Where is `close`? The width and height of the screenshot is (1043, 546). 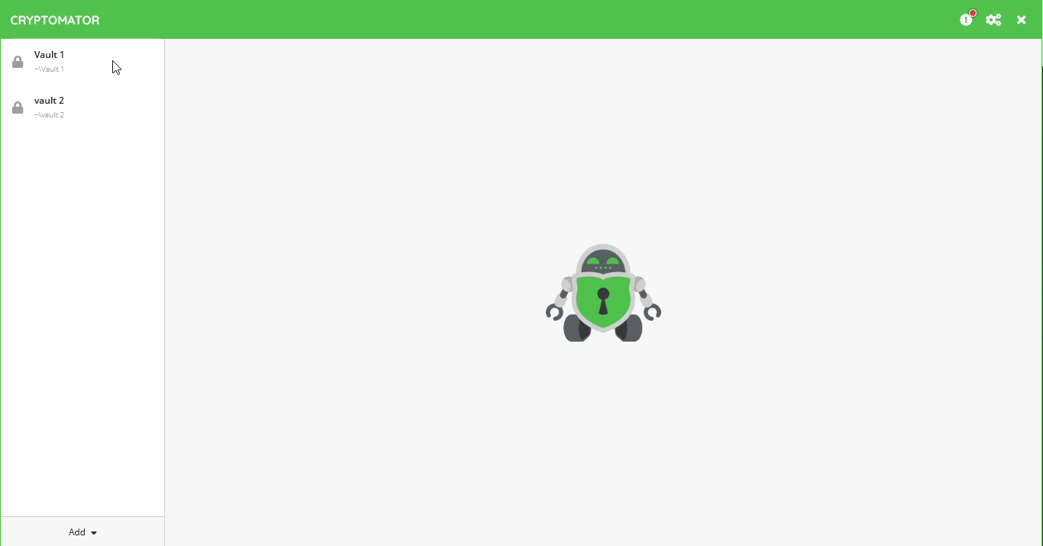
close is located at coordinates (1022, 21).